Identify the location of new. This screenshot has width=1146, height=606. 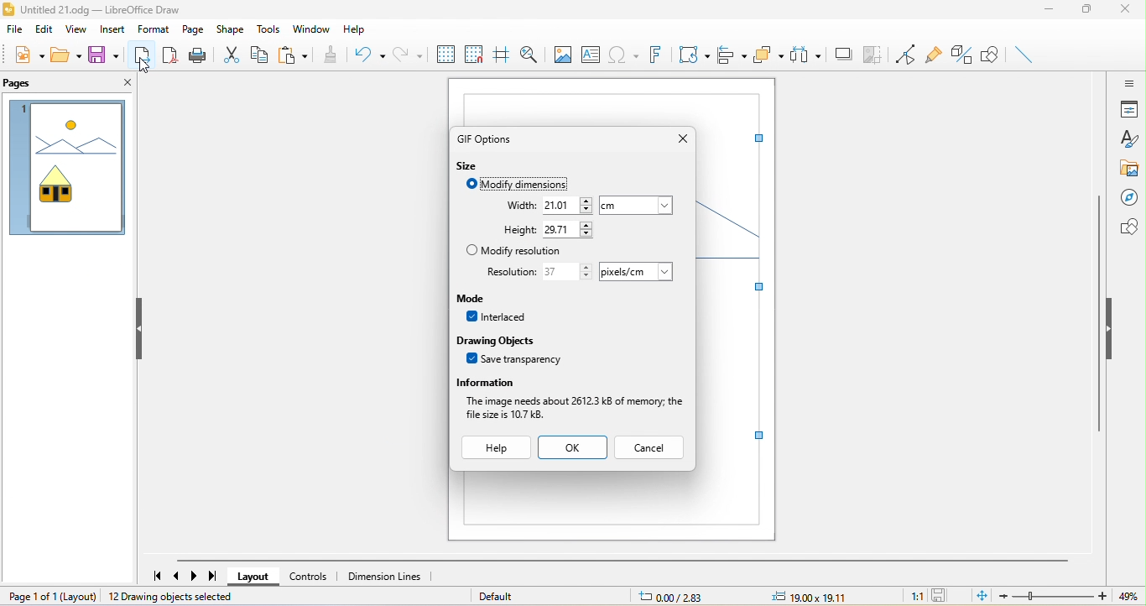
(29, 55).